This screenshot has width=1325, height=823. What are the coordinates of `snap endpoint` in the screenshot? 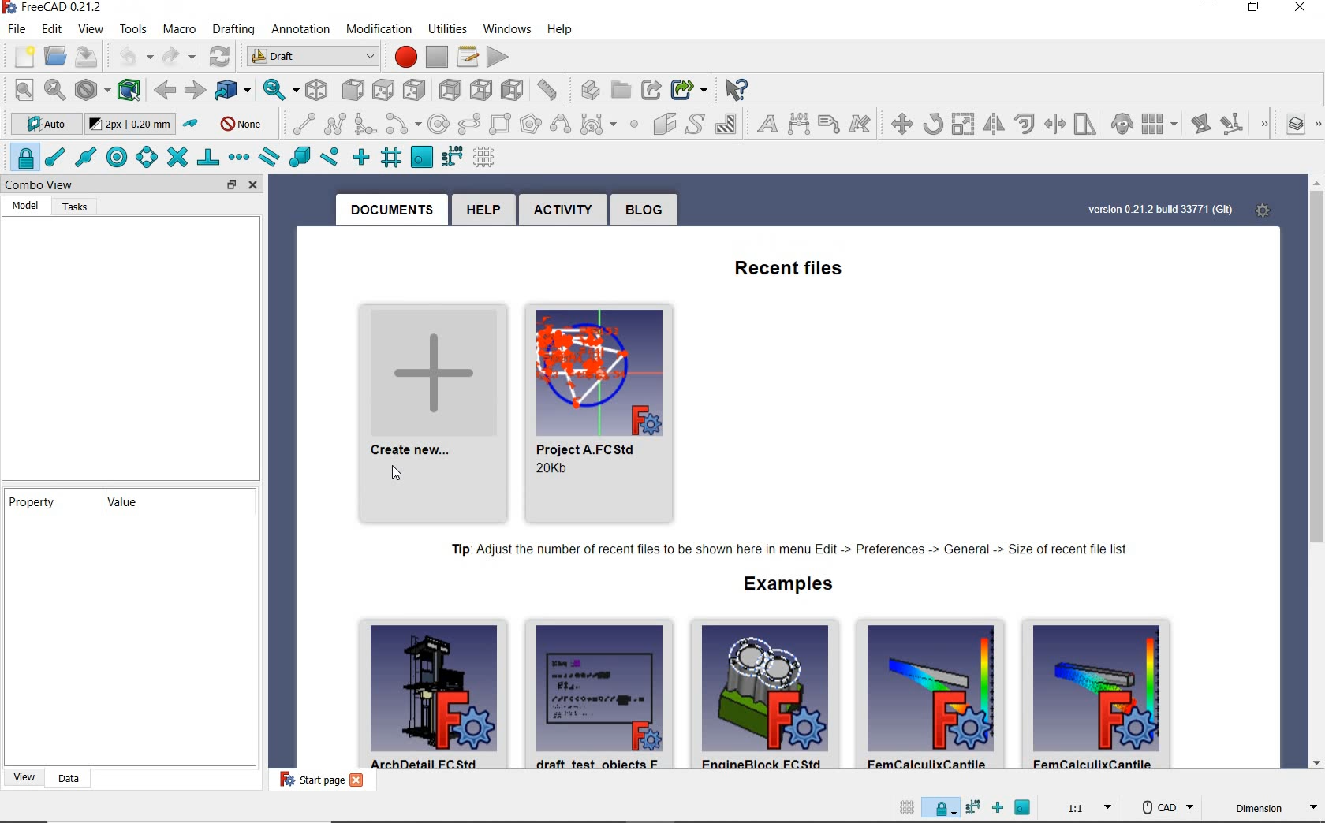 It's located at (56, 156).